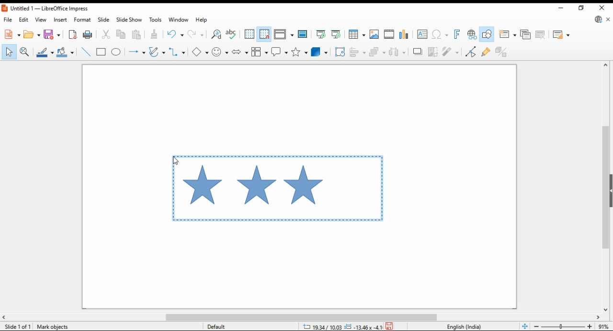 The width and height of the screenshot is (613, 331). What do you see at coordinates (507, 34) in the screenshot?
I see `new slide` at bounding box center [507, 34].